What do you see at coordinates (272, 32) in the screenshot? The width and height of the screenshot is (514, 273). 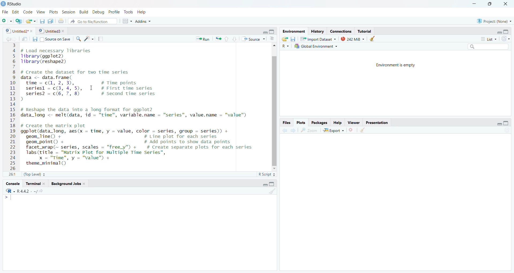 I see `maximize` at bounding box center [272, 32].